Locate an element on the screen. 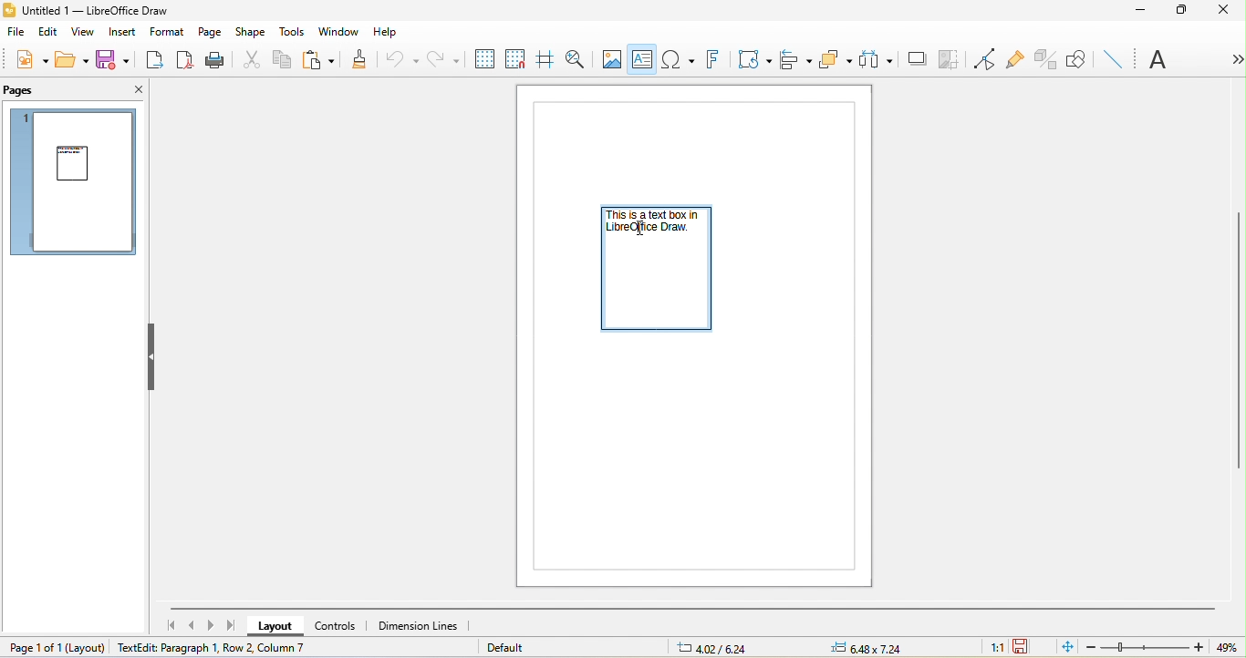 The height and width of the screenshot is (658, 1246). save is located at coordinates (118, 62).